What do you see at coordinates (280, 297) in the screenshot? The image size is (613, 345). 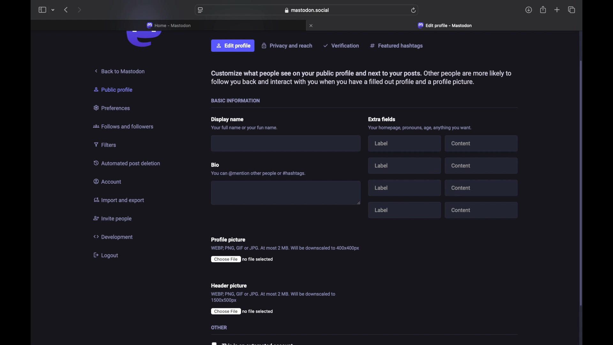 I see `'WEBP, PNG, GIF or JPG. At most 2 MB. Will be downscaled to
1500x500px` at bounding box center [280, 297].